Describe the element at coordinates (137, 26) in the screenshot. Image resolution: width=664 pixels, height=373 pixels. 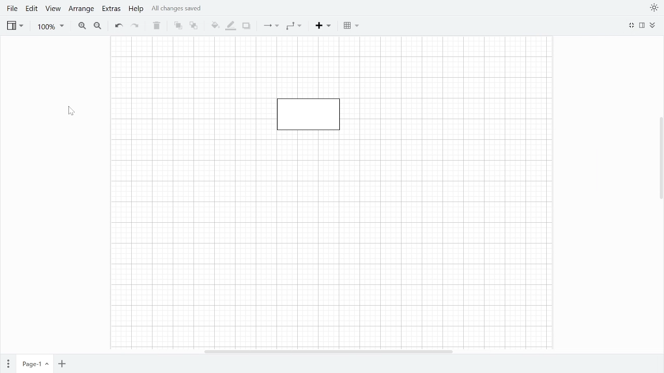
I see `Redo` at that location.